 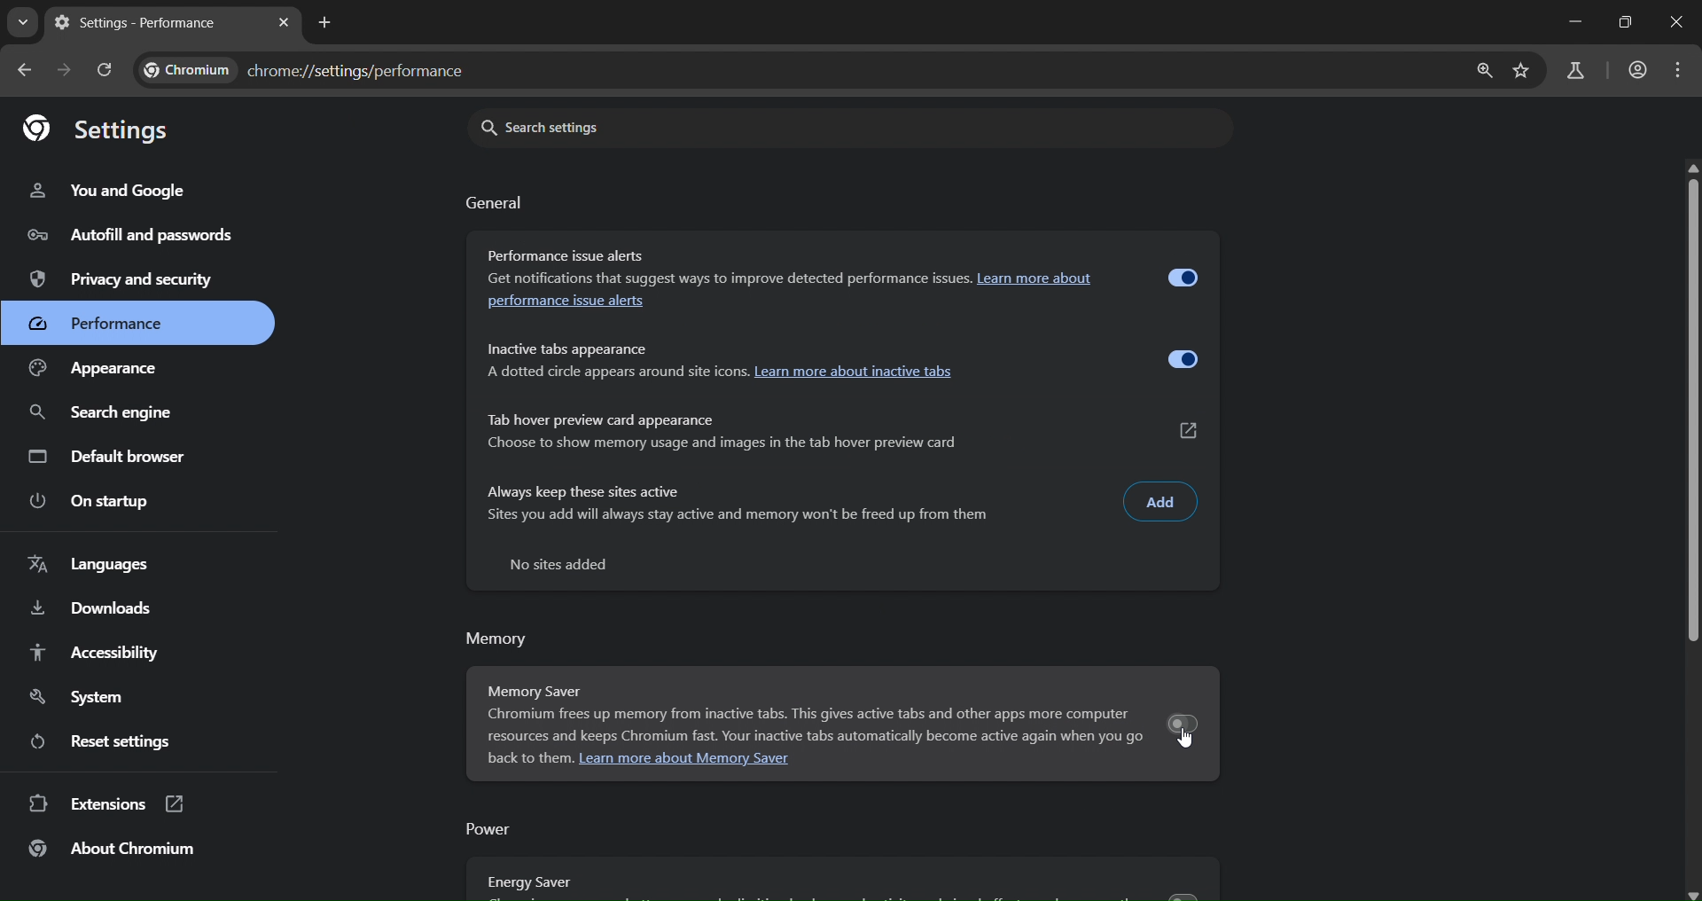 I want to click on settings - Performance, so click(x=142, y=23).